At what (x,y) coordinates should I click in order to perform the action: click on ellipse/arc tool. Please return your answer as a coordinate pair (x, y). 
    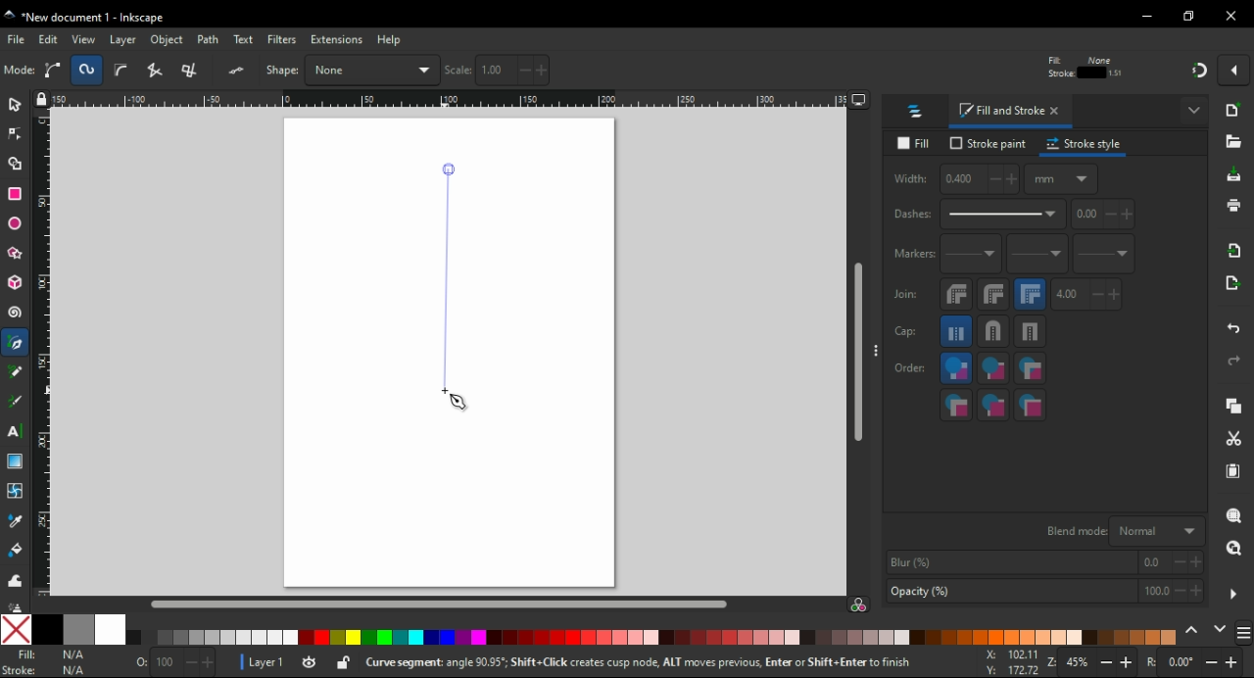
    Looking at the image, I should click on (18, 224).